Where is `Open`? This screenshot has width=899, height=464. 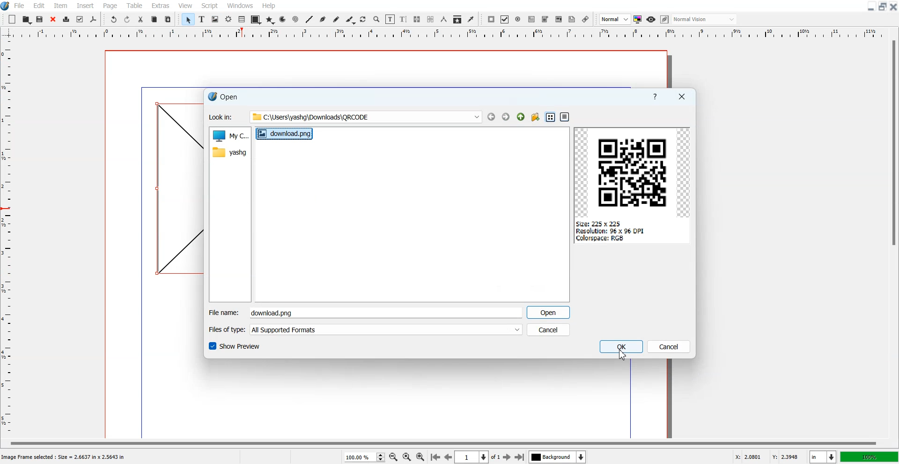
Open is located at coordinates (27, 19).